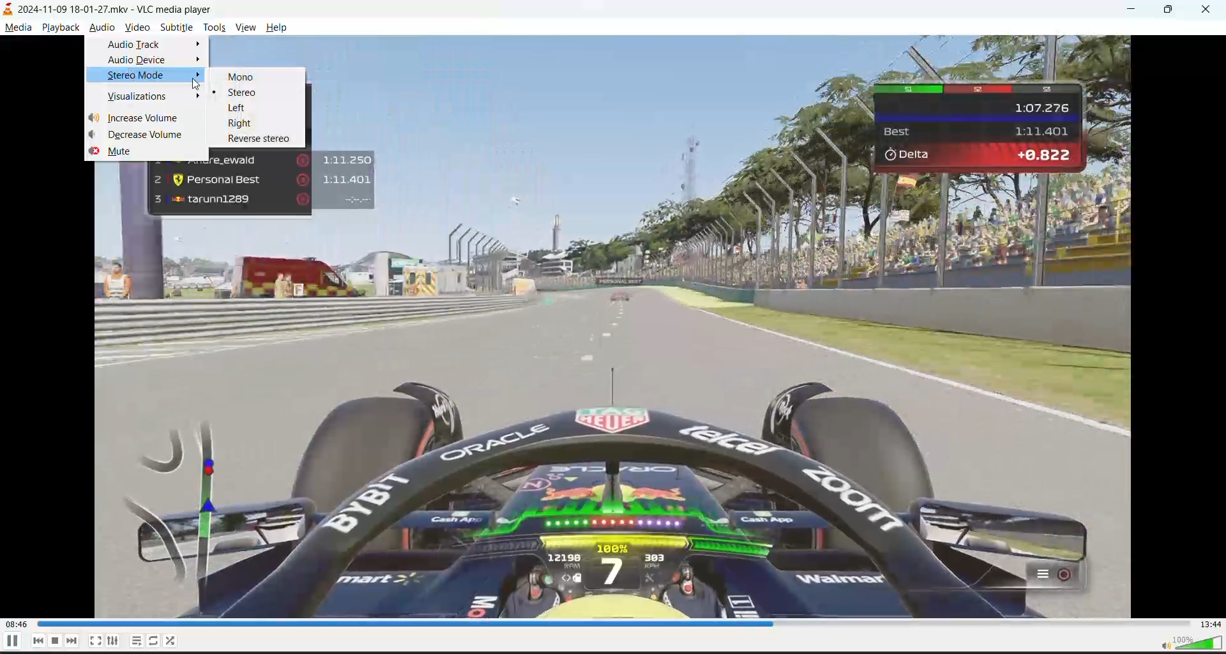  I want to click on minimize, so click(1132, 8).